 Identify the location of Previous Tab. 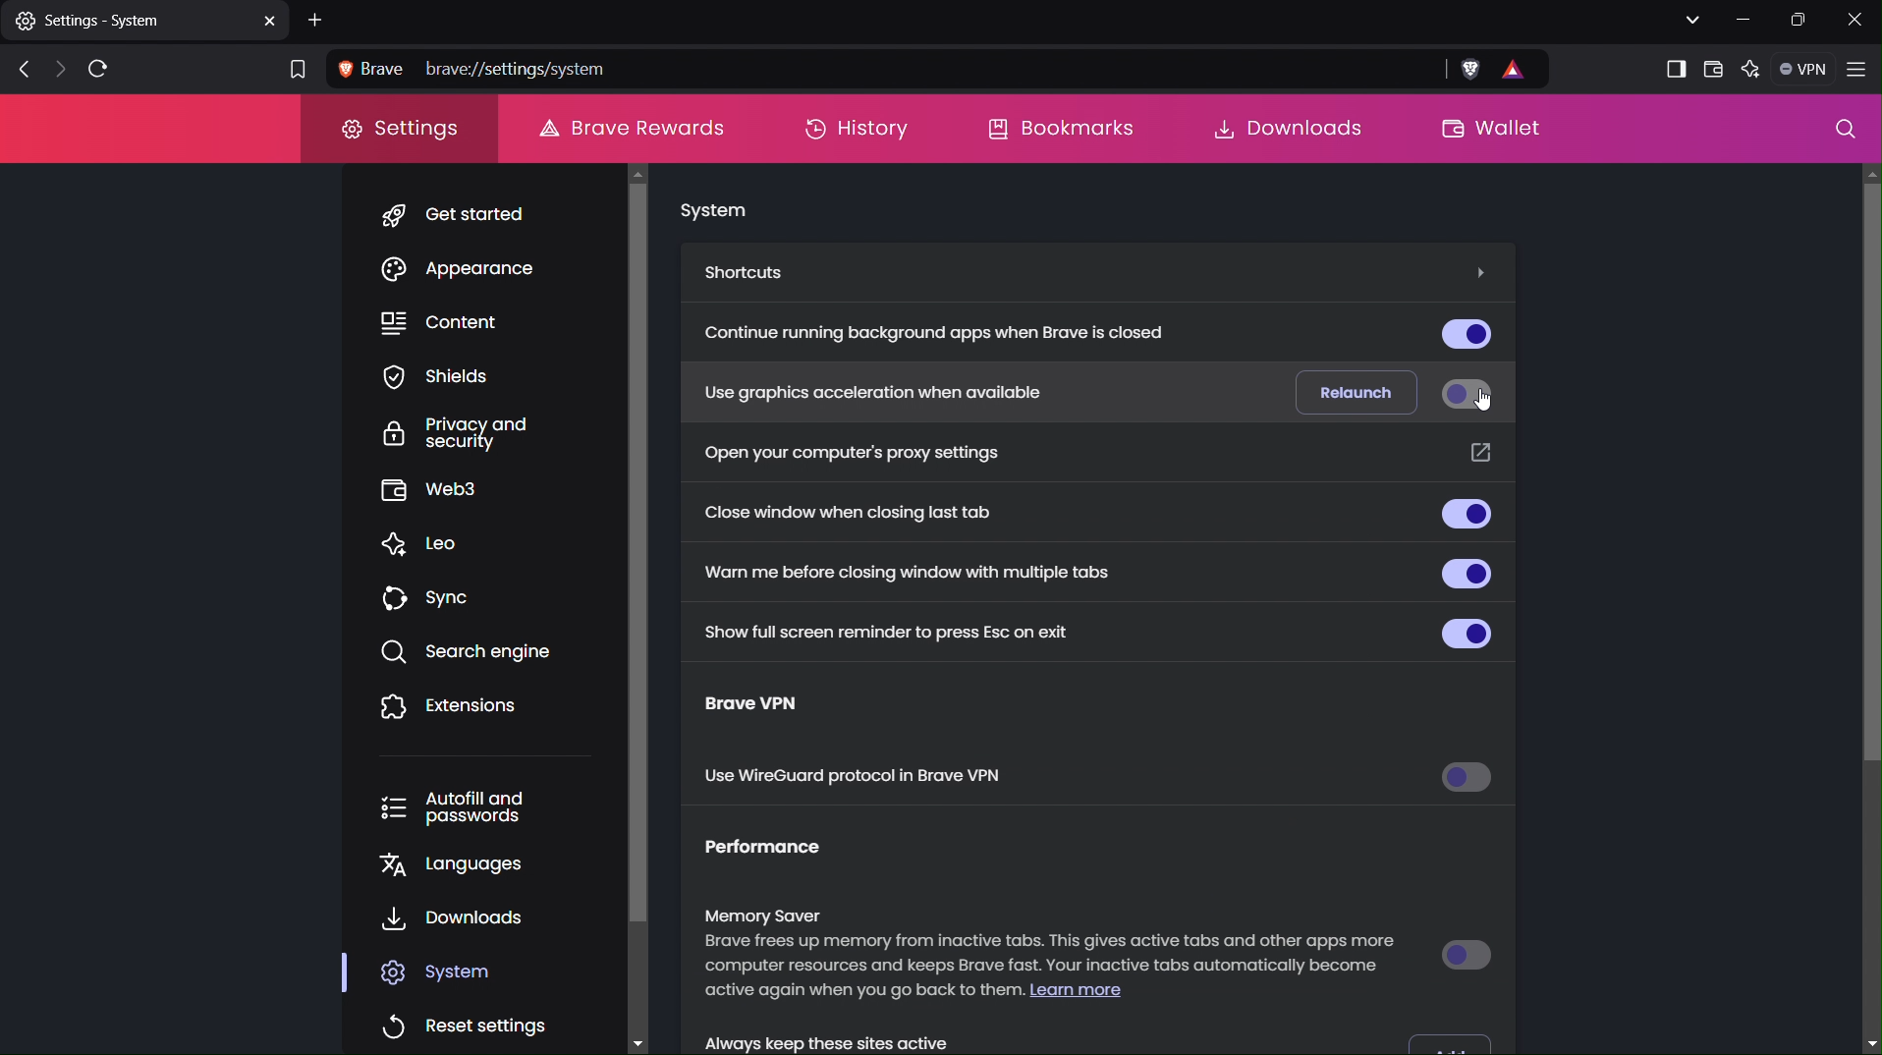
(18, 71).